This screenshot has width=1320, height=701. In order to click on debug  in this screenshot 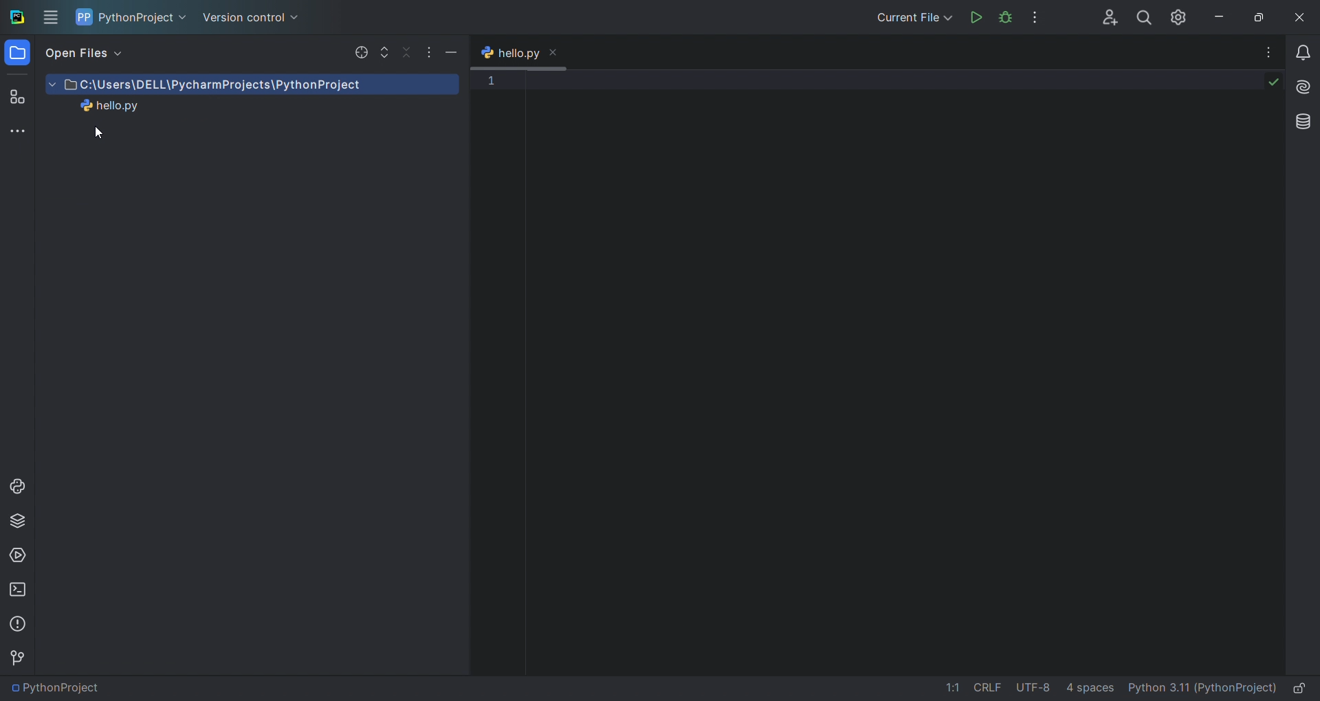, I will do `click(1005, 18)`.